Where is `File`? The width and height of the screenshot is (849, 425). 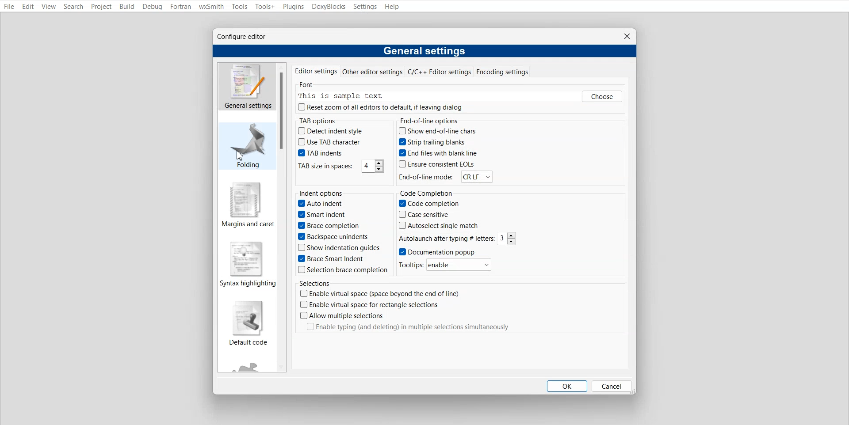
File is located at coordinates (9, 6).